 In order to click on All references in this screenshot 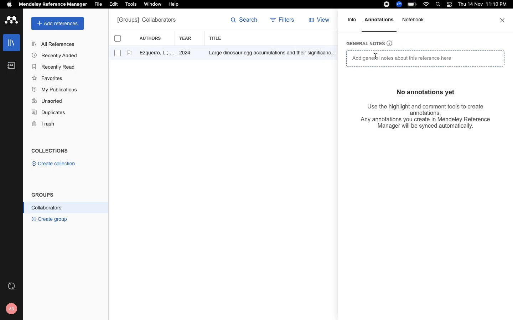, I will do `click(146, 21)`.